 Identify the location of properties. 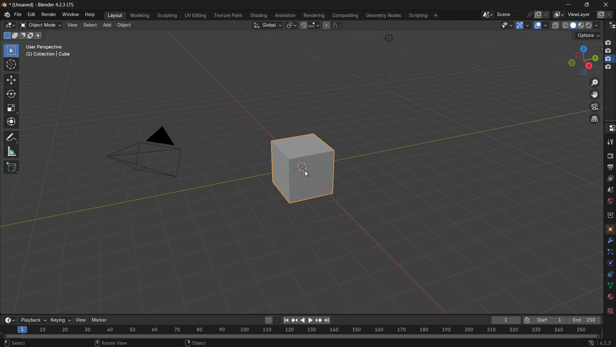
(611, 128).